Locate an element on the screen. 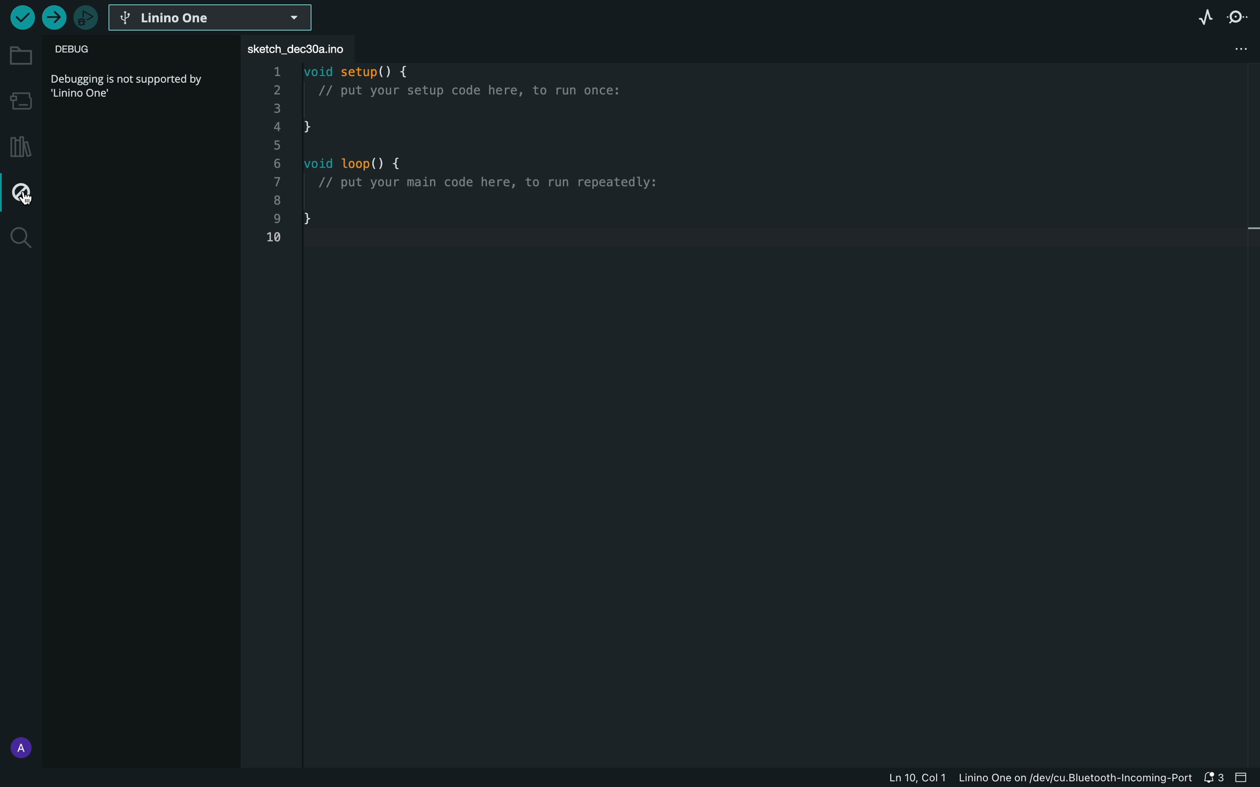  profile is located at coordinates (19, 744).